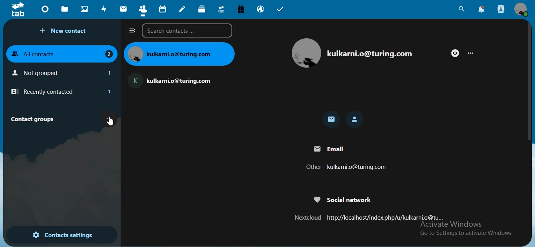 The height and width of the screenshot is (247, 535). What do you see at coordinates (355, 119) in the screenshot?
I see `contact` at bounding box center [355, 119].